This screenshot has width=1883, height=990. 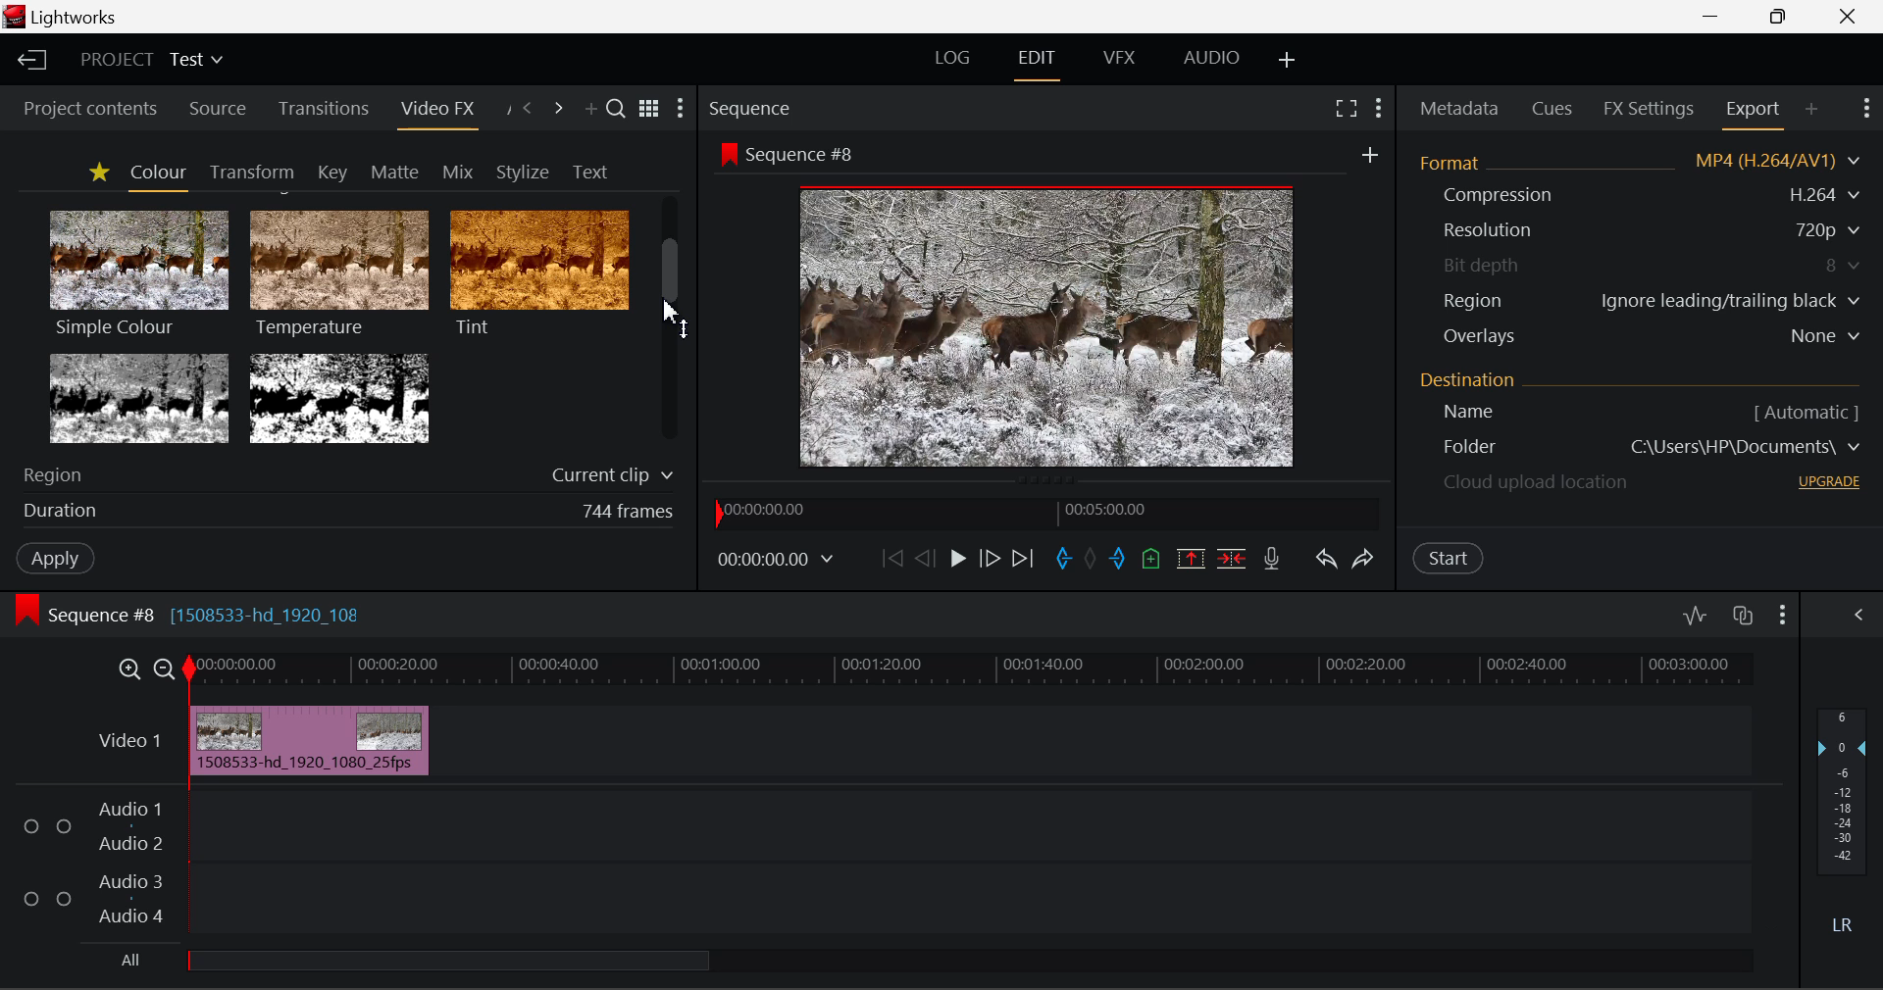 What do you see at coordinates (1457, 108) in the screenshot?
I see `Metadata` at bounding box center [1457, 108].